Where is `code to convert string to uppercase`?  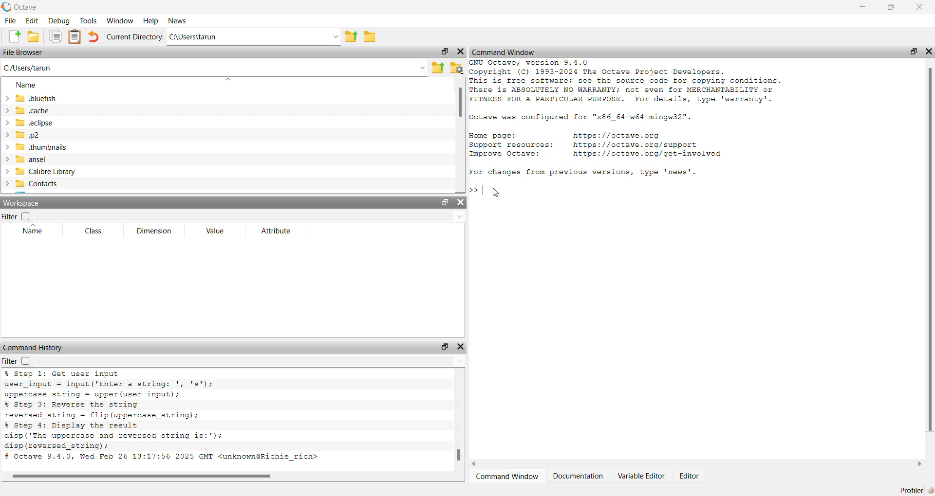
code to convert string to uppercase is located at coordinates (123, 384).